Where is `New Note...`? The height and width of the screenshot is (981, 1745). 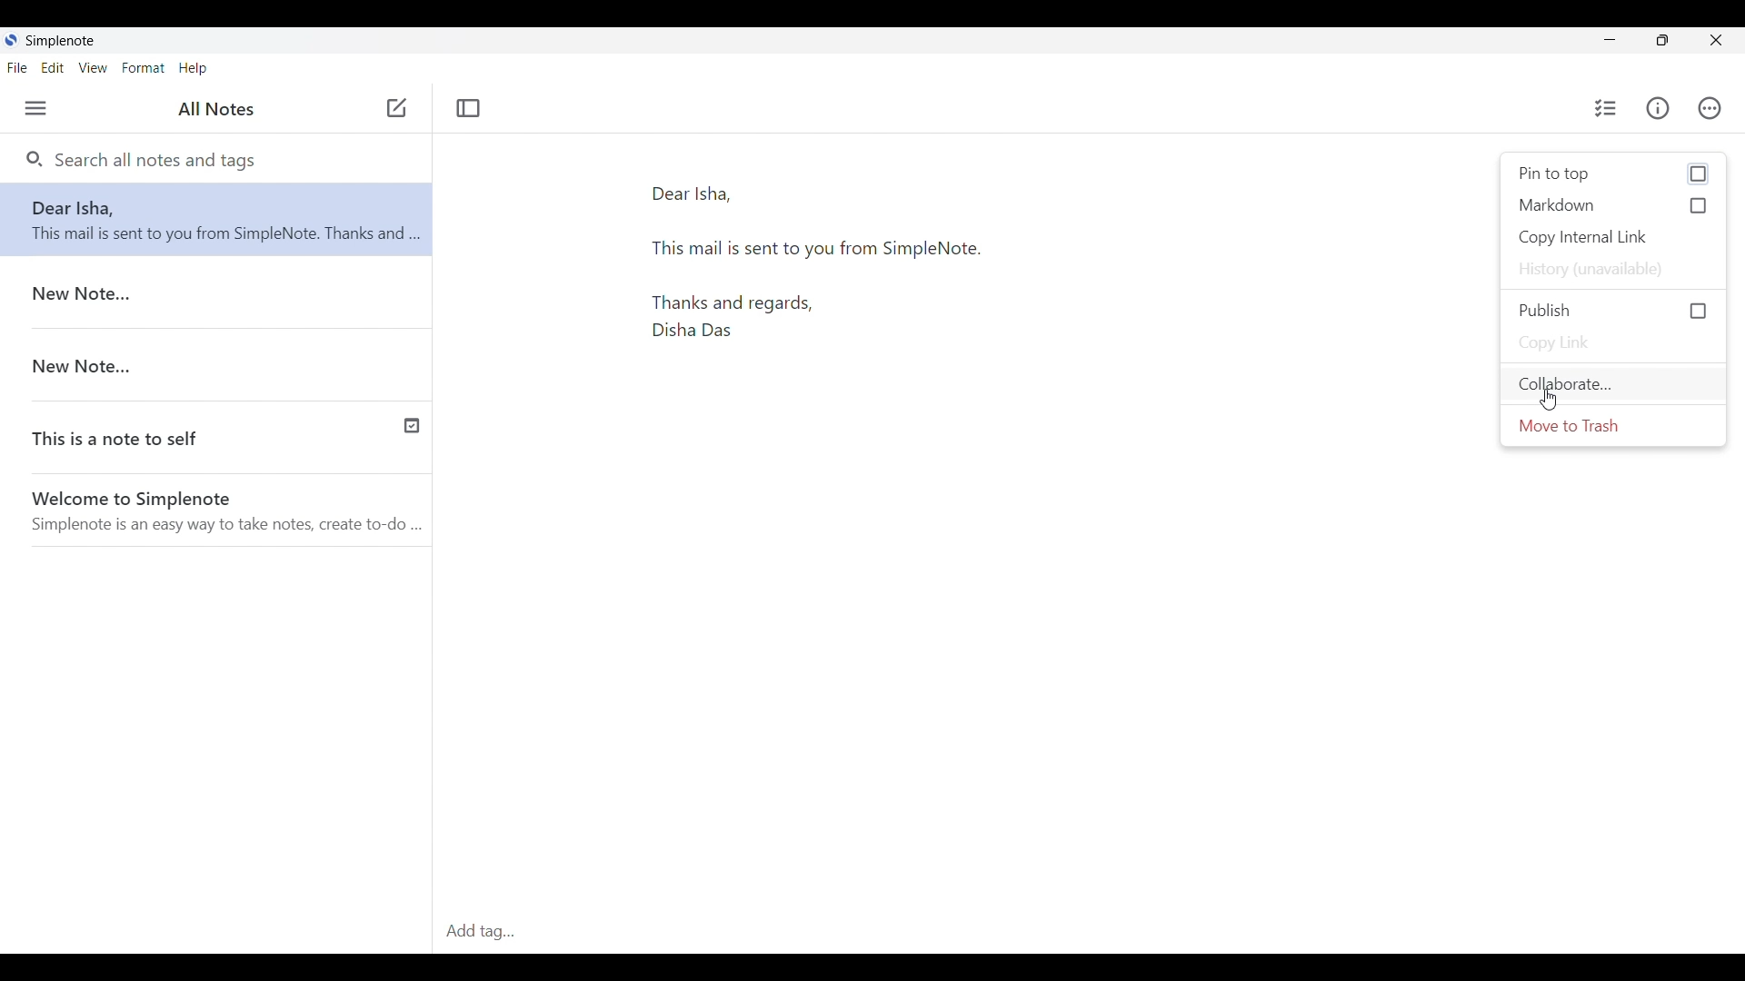 New Note... is located at coordinates (214, 291).